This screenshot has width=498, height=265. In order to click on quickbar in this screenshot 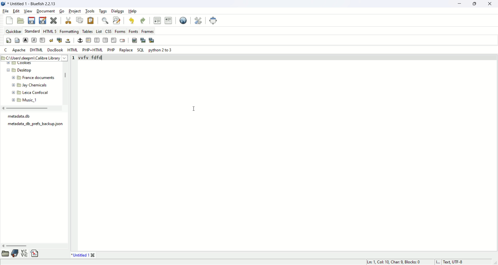, I will do `click(13, 31)`.